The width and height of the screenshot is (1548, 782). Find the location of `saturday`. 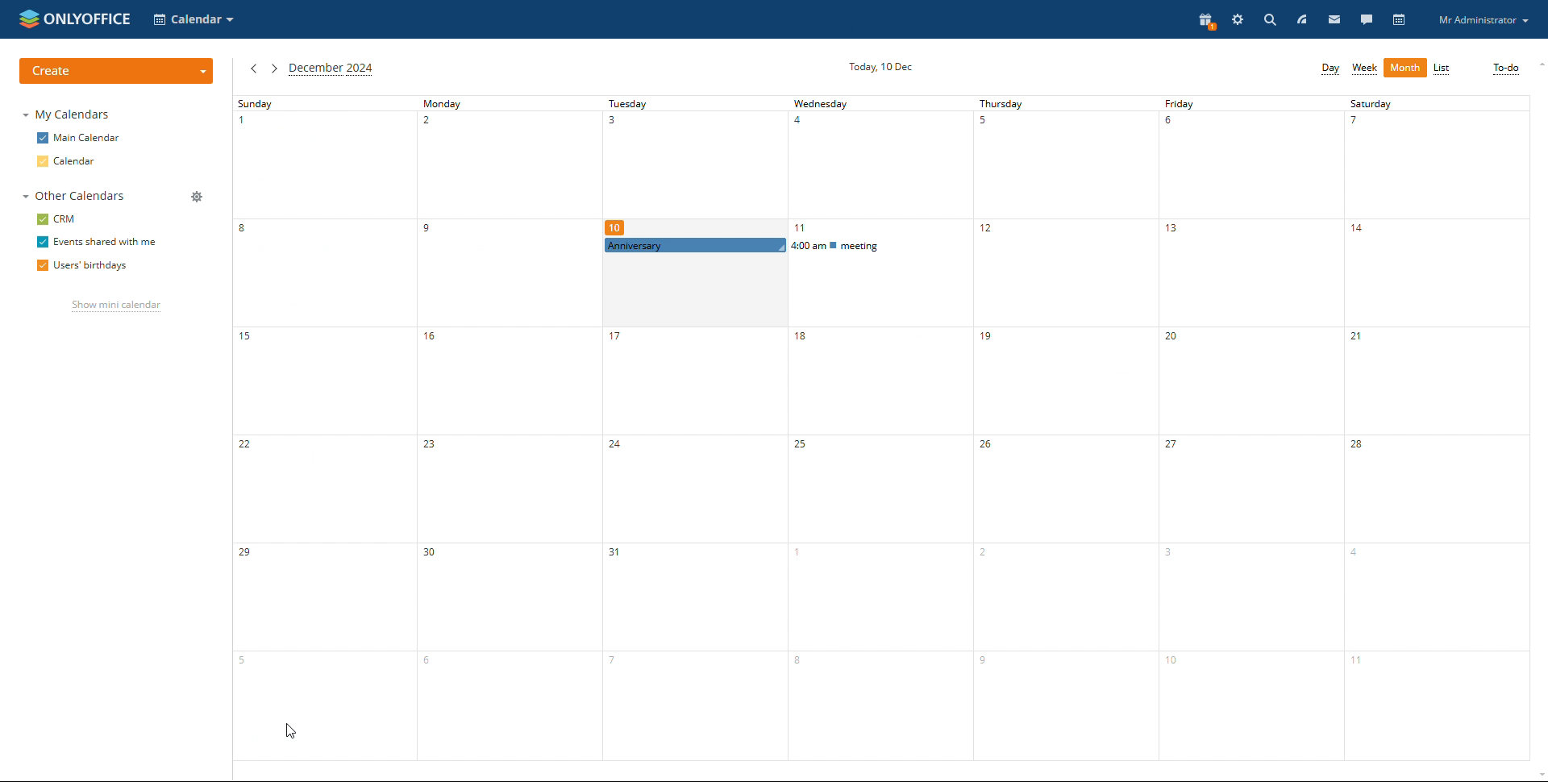

saturday is located at coordinates (1436, 428).